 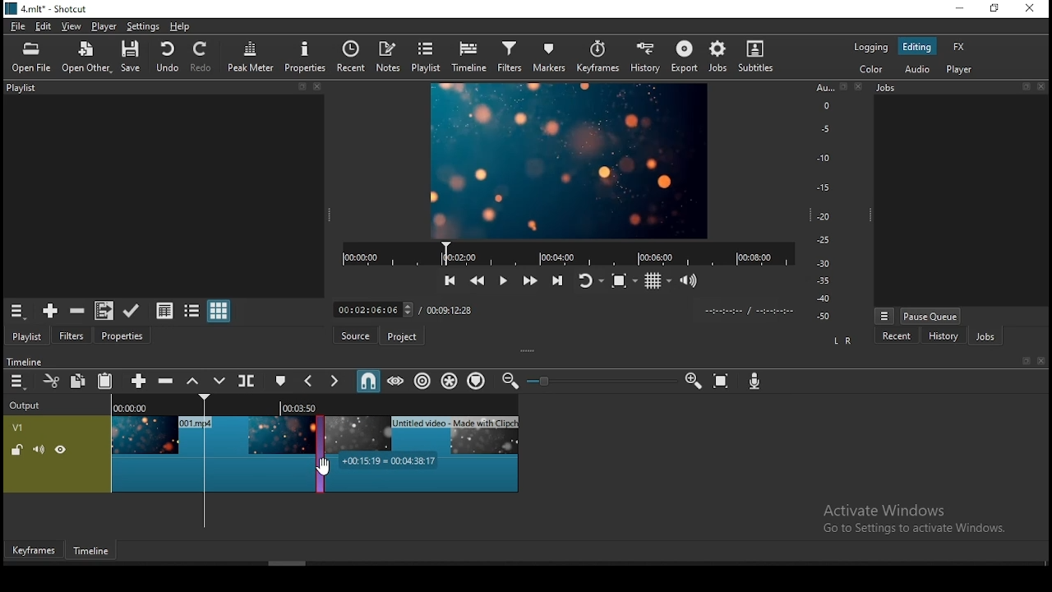 What do you see at coordinates (101, 311) in the screenshot?
I see `add files to playlist` at bounding box center [101, 311].